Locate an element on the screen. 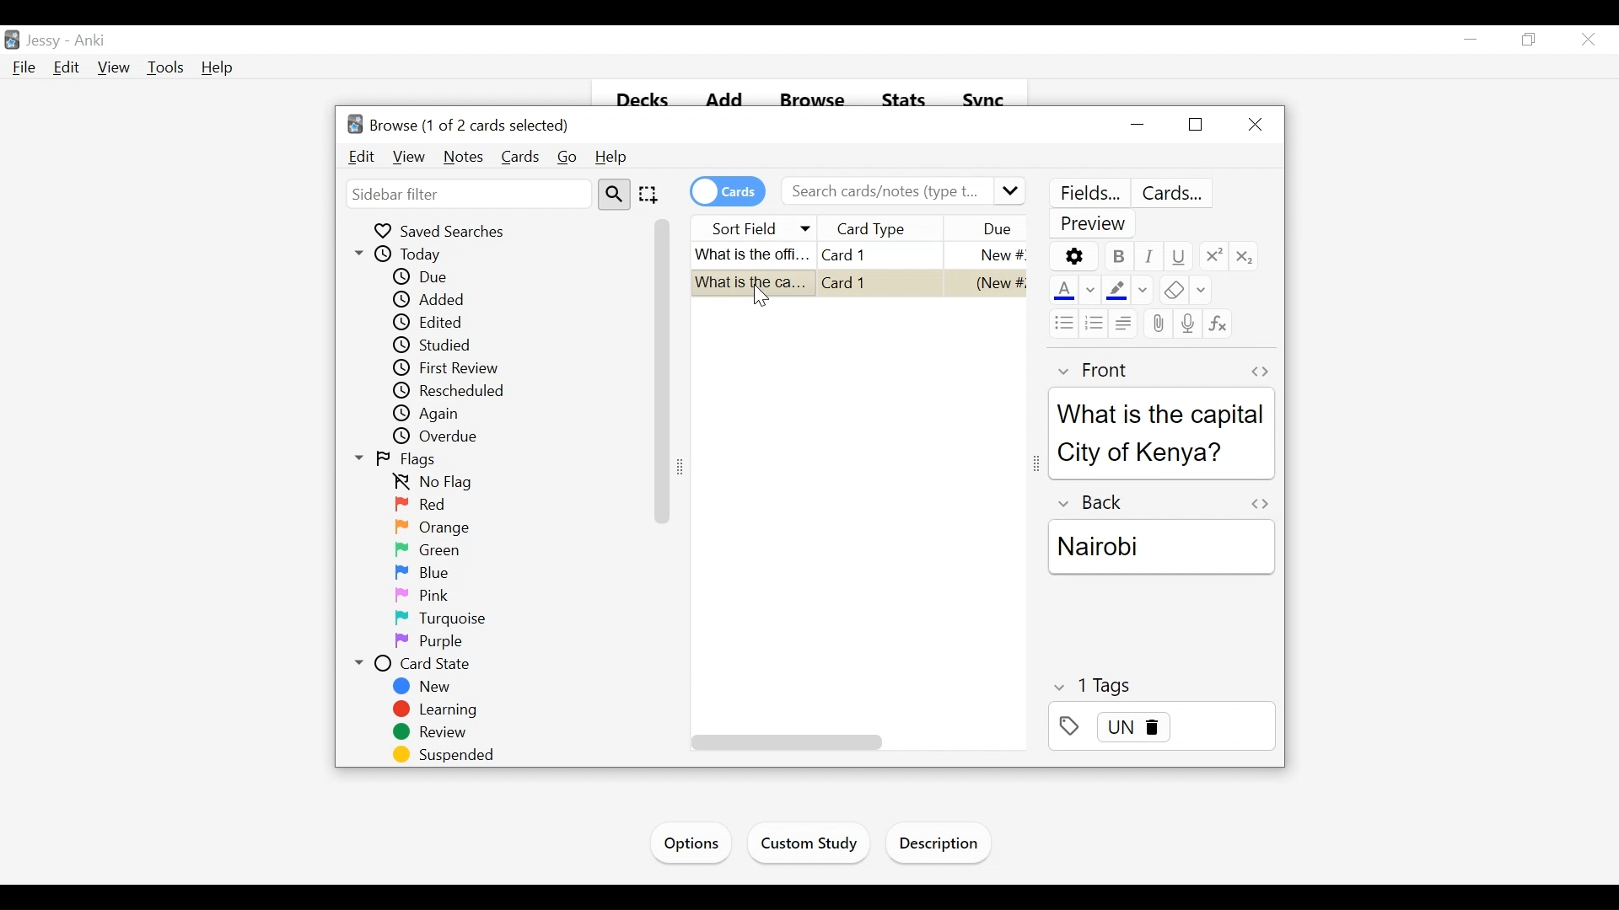 The width and height of the screenshot is (1619, 910). Saved Searches is located at coordinates (444, 231).